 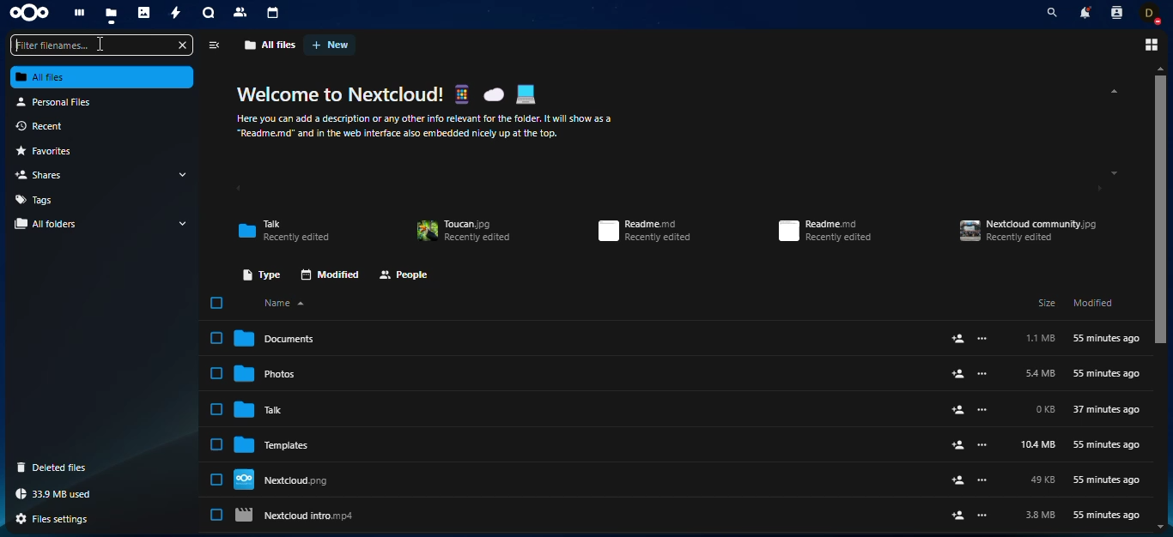 What do you see at coordinates (1149, 45) in the screenshot?
I see `view` at bounding box center [1149, 45].